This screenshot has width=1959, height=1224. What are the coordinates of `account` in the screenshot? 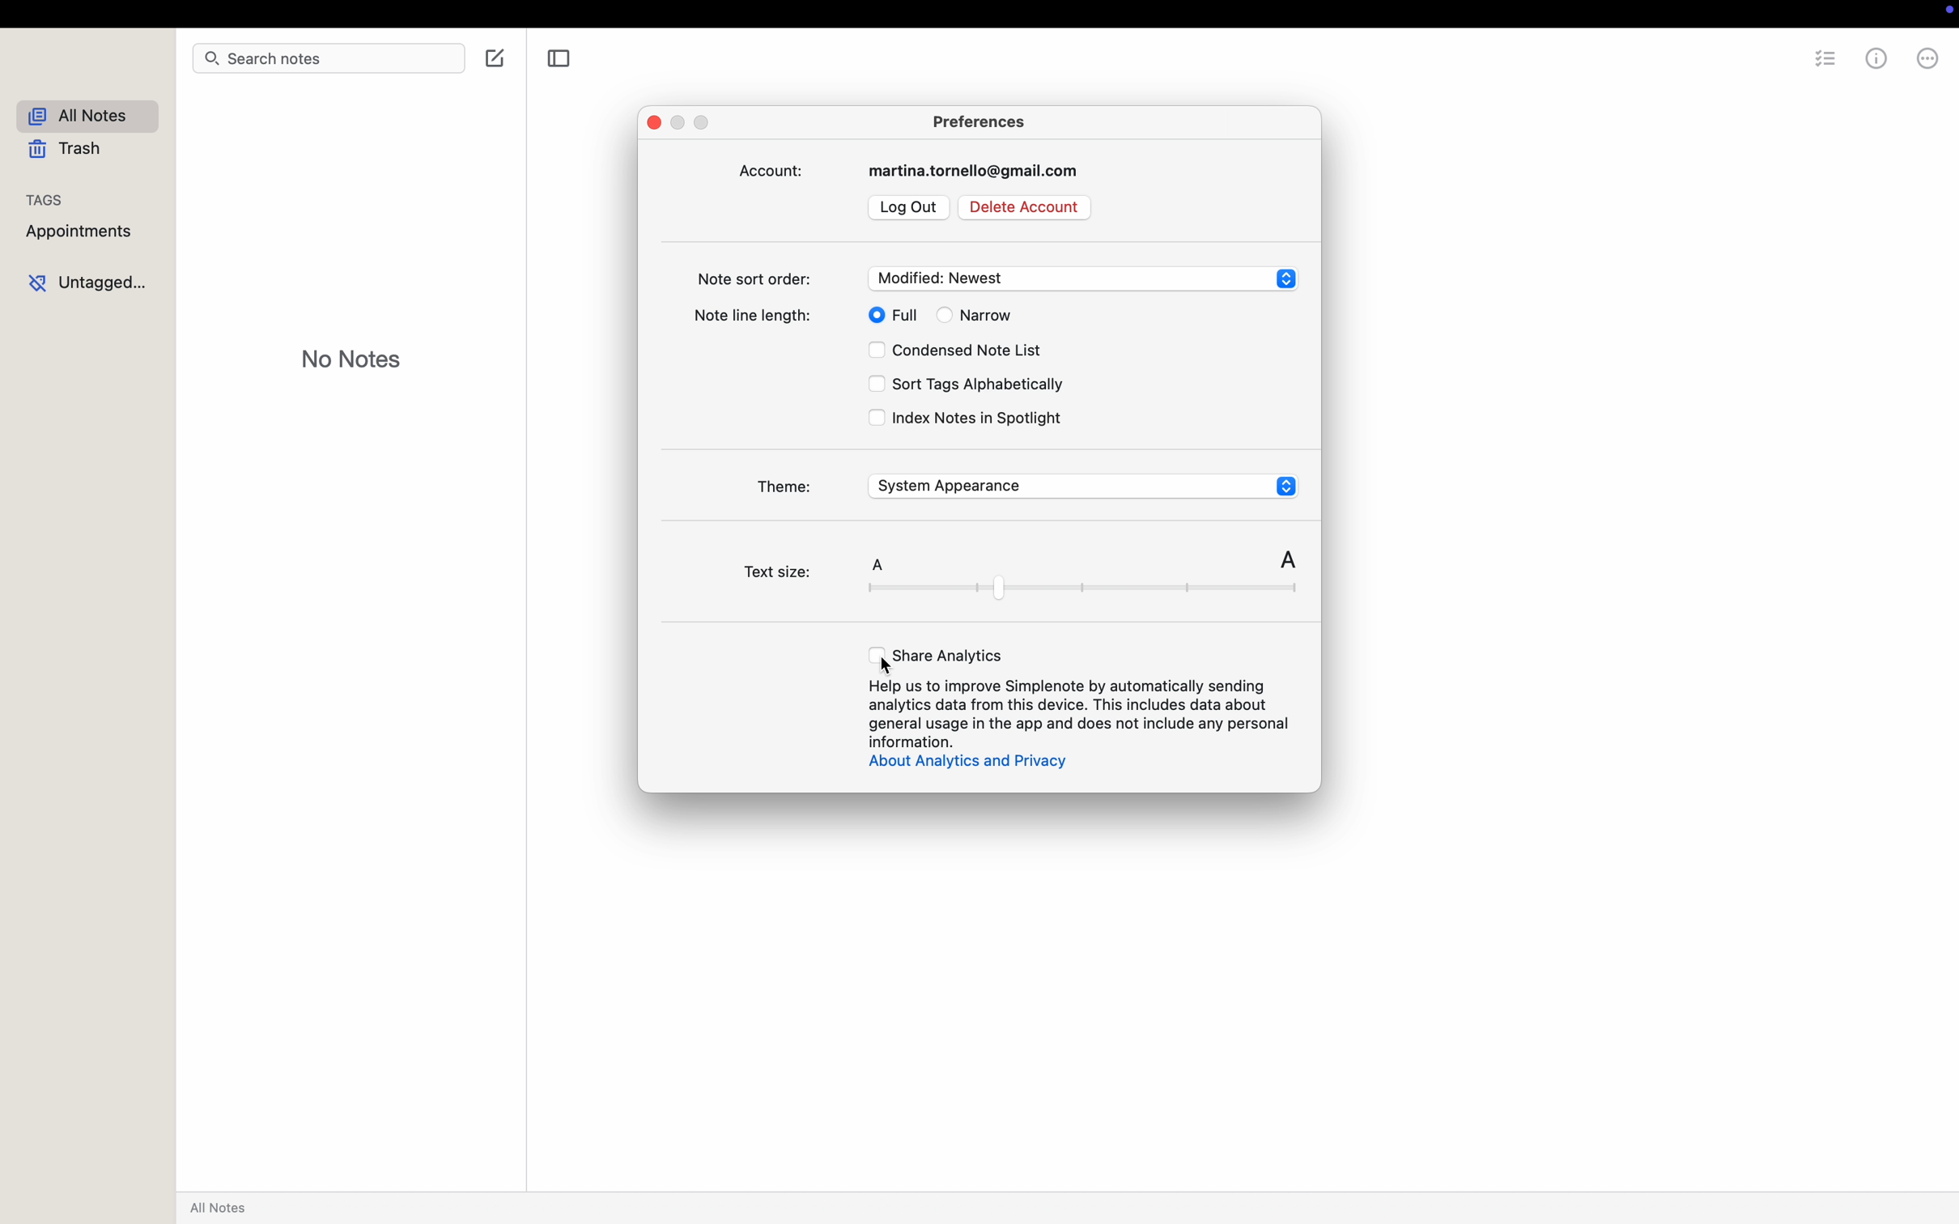 It's located at (916, 163).